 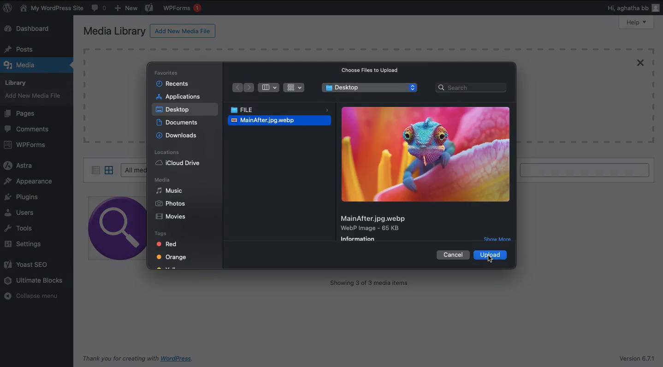 What do you see at coordinates (178, 136) in the screenshot?
I see `Downloads` at bounding box center [178, 136].